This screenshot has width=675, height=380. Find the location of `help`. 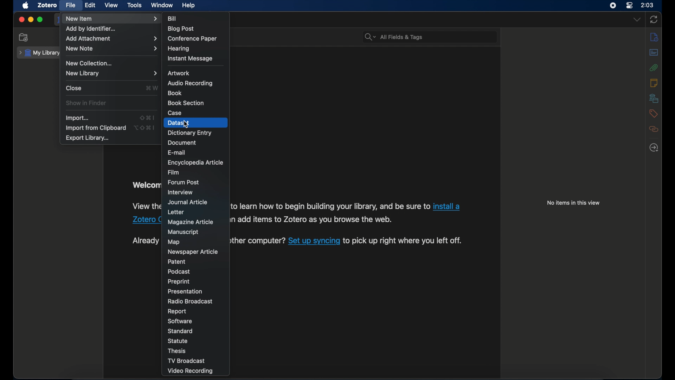

help is located at coordinates (188, 5).